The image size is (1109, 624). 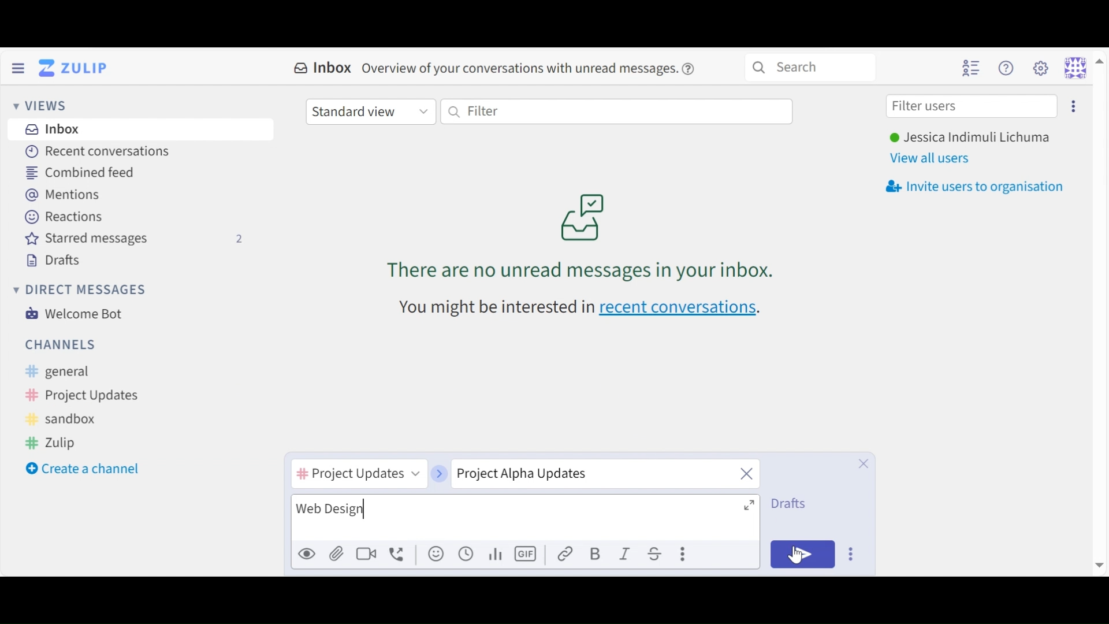 What do you see at coordinates (398, 554) in the screenshot?
I see `Add voice call` at bounding box center [398, 554].